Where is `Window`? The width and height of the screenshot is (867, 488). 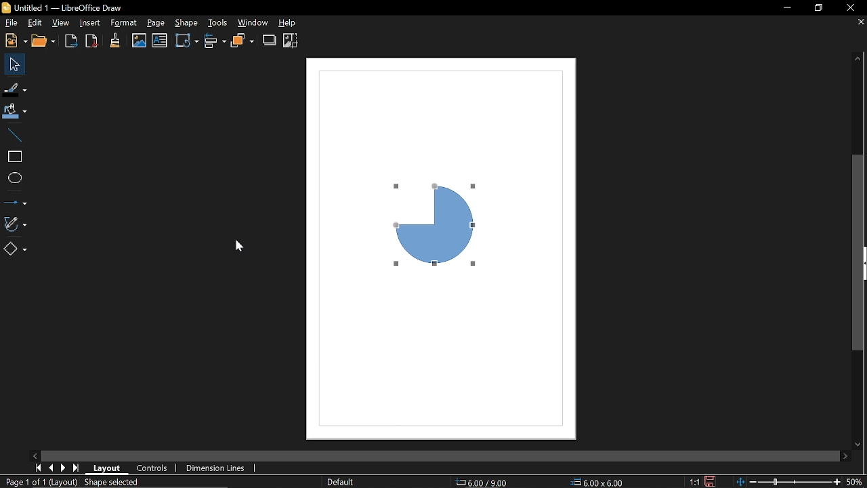 Window is located at coordinates (253, 23).